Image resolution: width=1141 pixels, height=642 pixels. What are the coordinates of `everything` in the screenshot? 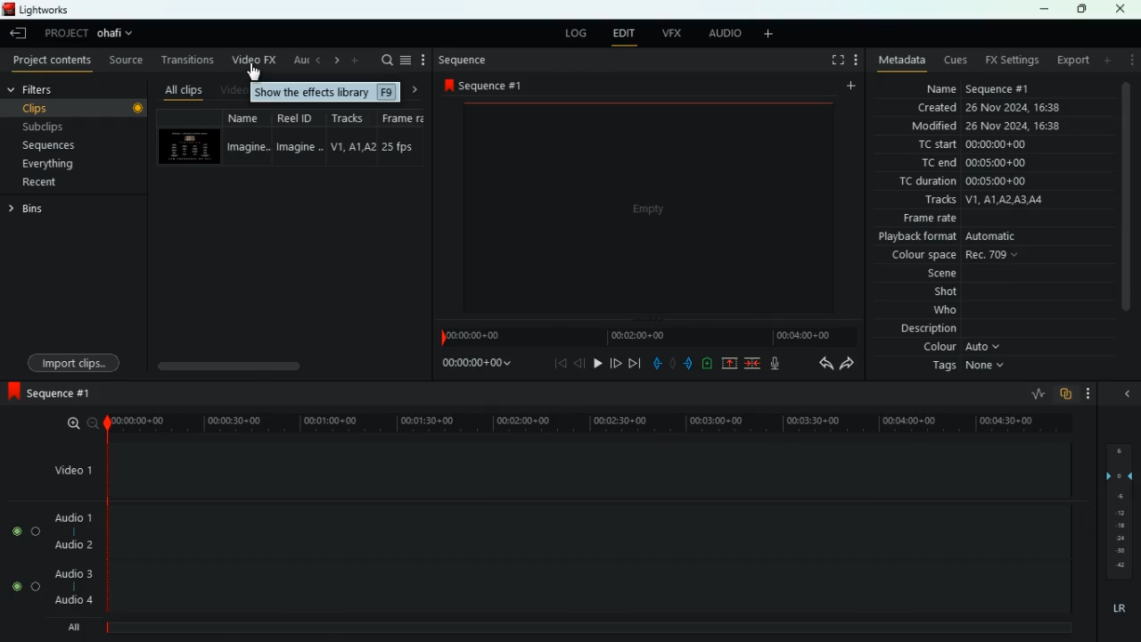 It's located at (55, 163).